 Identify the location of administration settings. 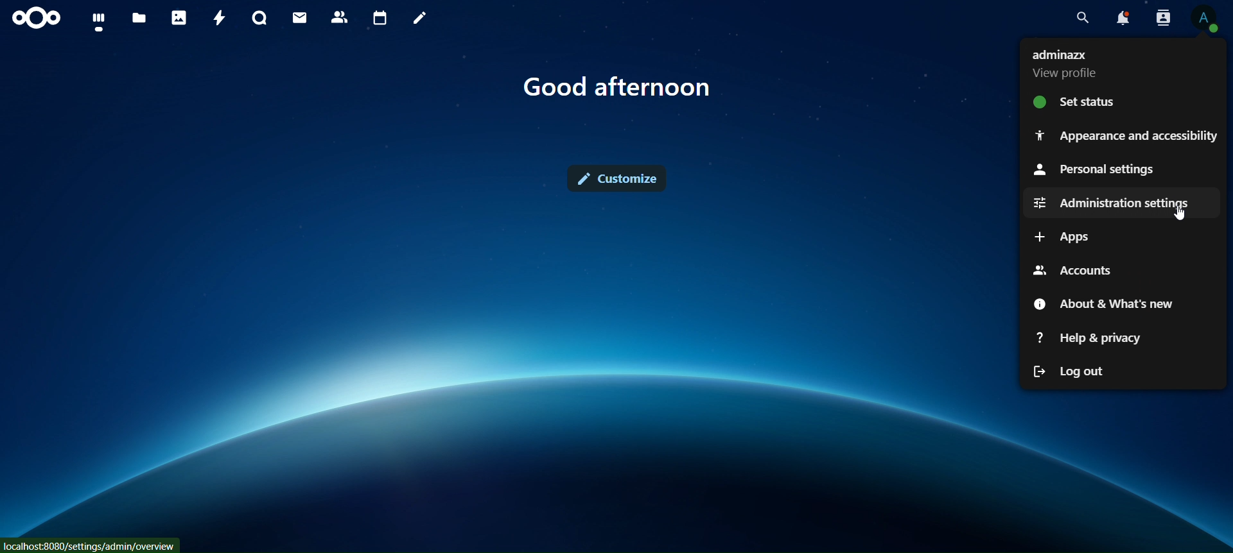
(1112, 202).